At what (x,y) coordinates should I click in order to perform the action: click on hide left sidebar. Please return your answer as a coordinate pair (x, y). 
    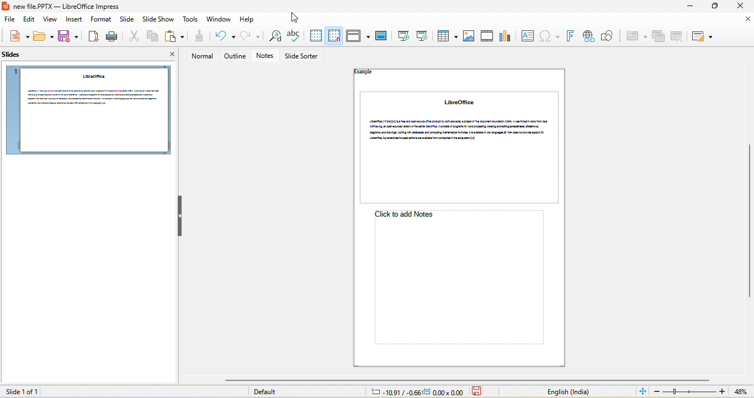
    Looking at the image, I should click on (180, 216).